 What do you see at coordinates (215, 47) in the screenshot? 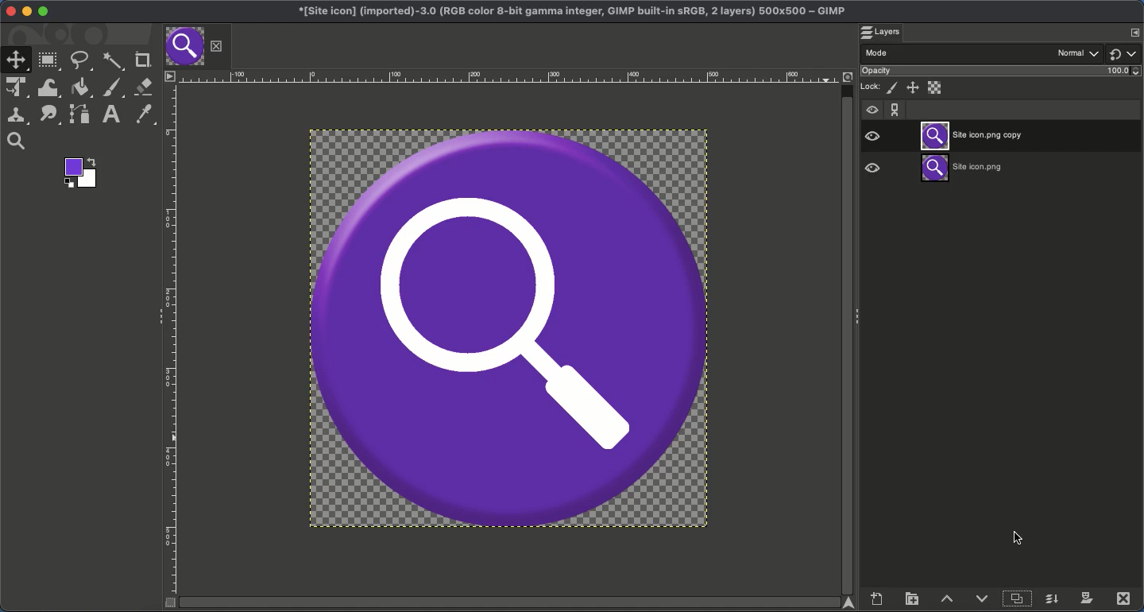
I see `Close` at bounding box center [215, 47].